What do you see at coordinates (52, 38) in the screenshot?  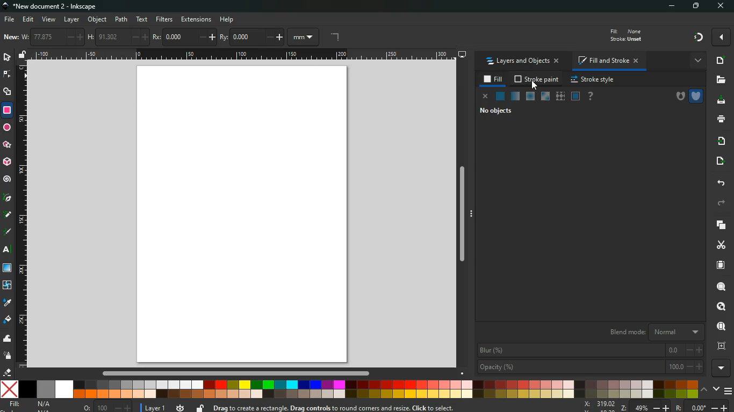 I see `w` at bounding box center [52, 38].